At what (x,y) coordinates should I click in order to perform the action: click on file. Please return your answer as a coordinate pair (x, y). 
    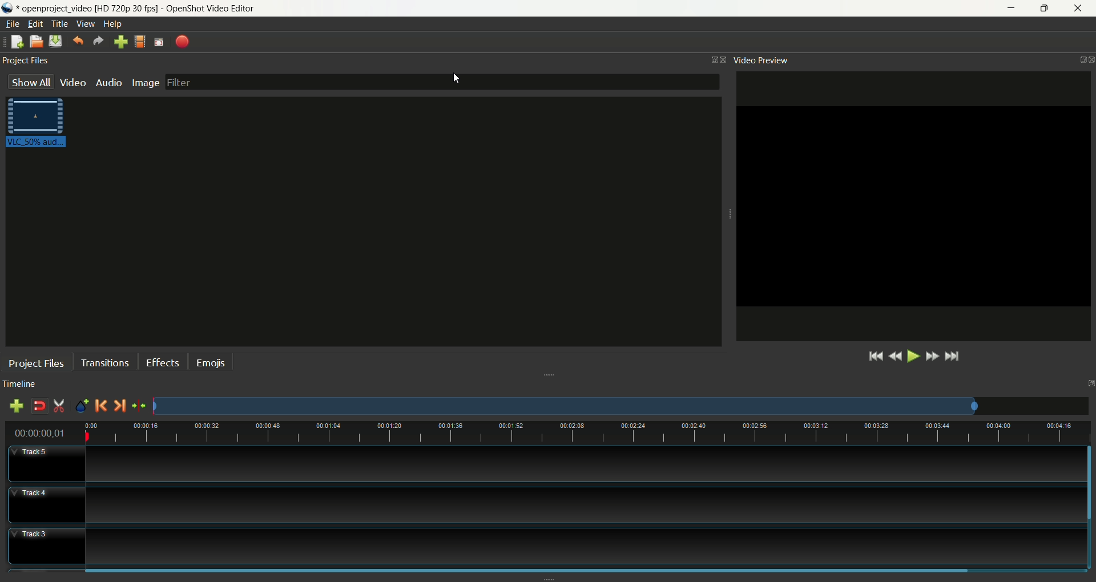
    Looking at the image, I should click on (12, 23).